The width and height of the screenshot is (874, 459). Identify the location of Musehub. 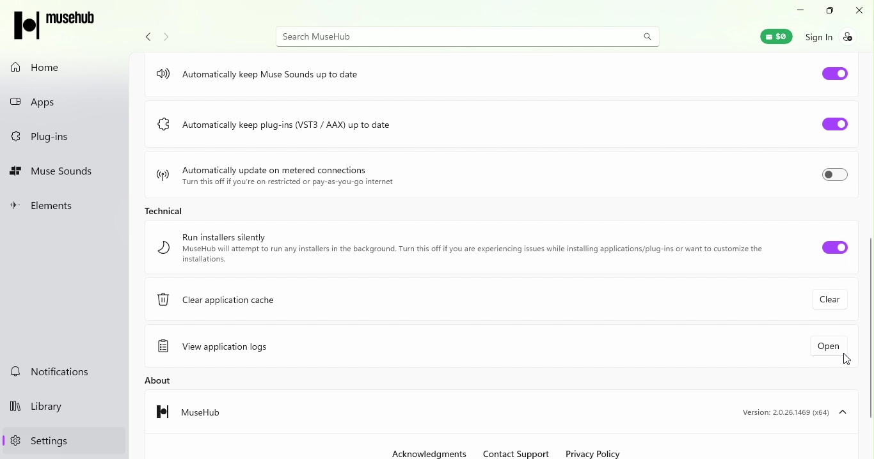
(193, 410).